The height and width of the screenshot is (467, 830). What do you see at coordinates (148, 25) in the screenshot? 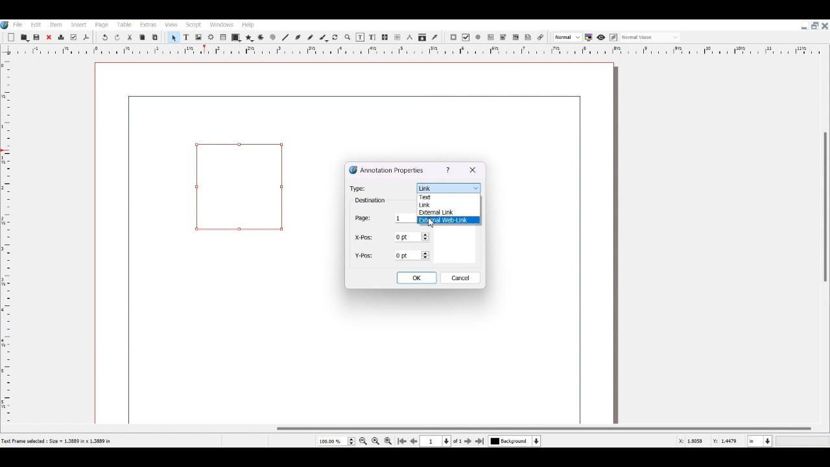
I see `Extras` at bounding box center [148, 25].